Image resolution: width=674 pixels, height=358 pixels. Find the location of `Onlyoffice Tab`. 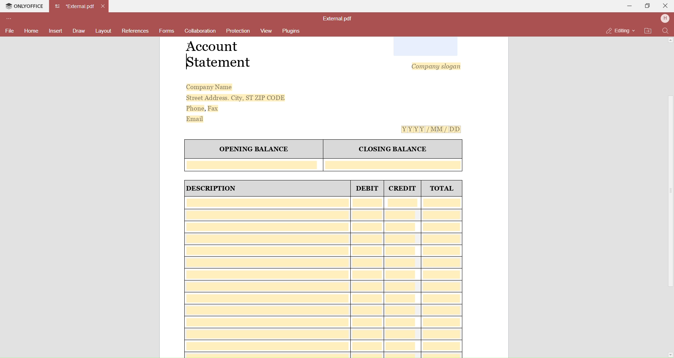

Onlyoffice Tab is located at coordinates (26, 7).